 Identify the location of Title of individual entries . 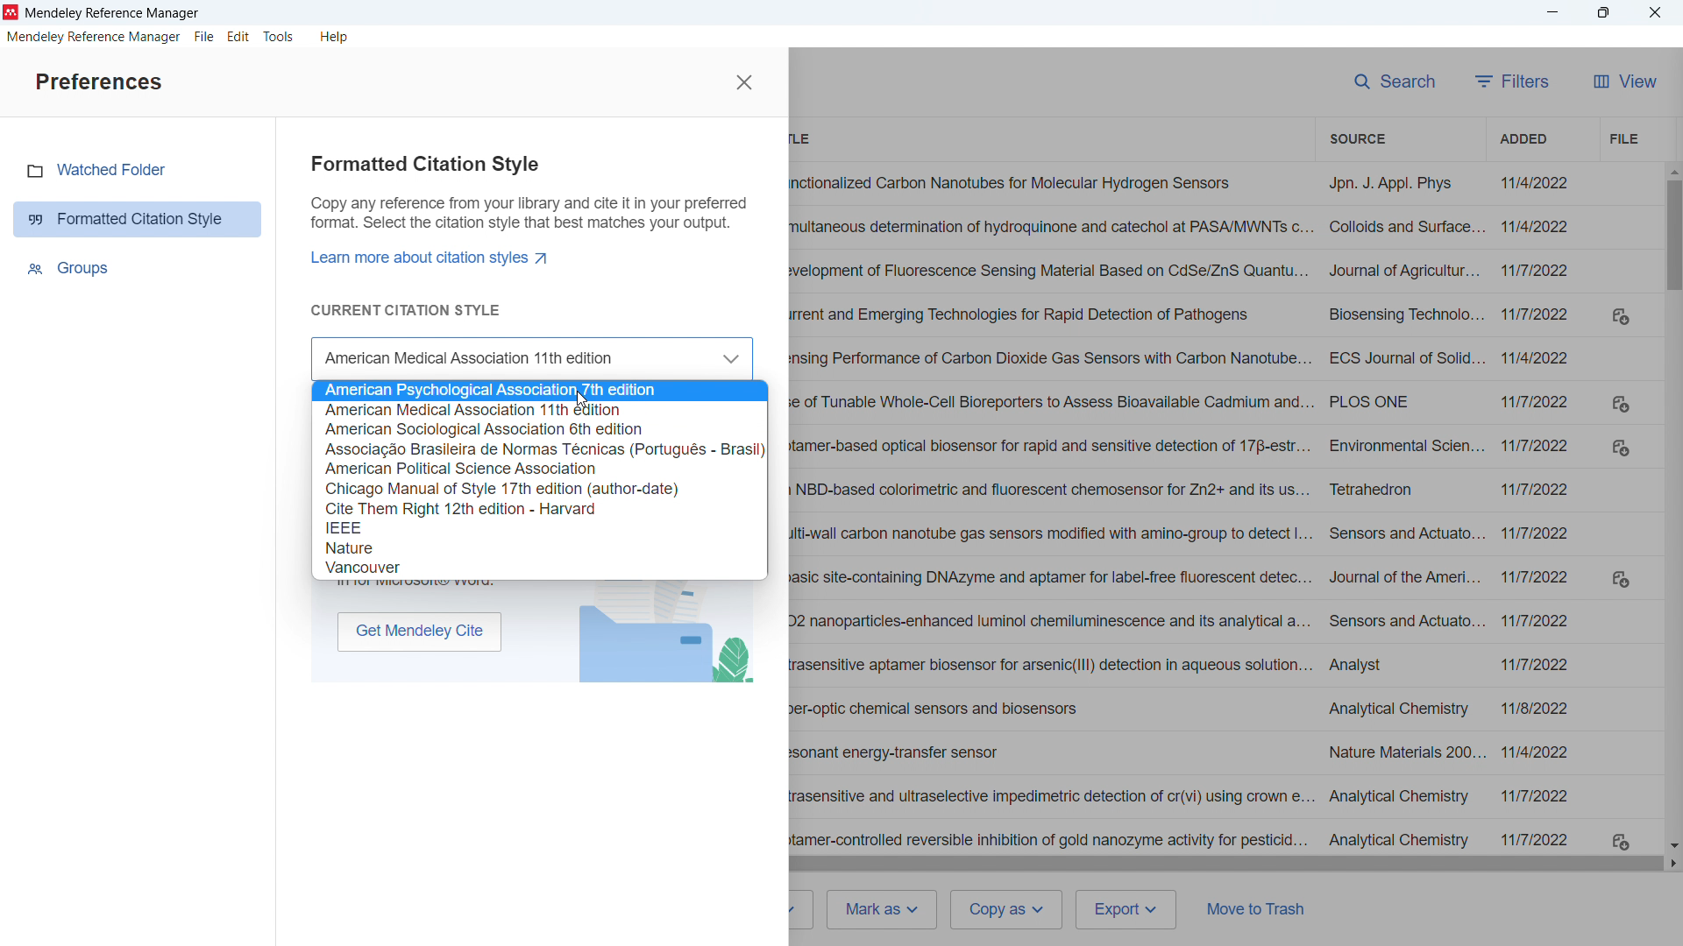
(1050, 512).